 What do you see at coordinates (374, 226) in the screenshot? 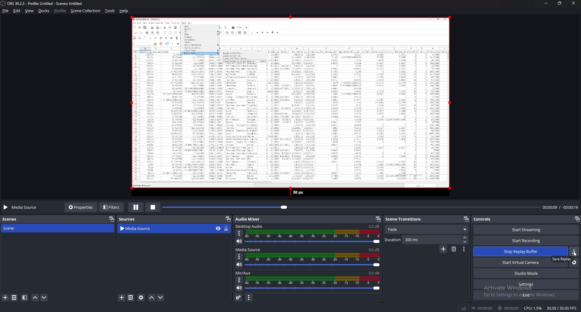
I see `0.0db` at bounding box center [374, 226].